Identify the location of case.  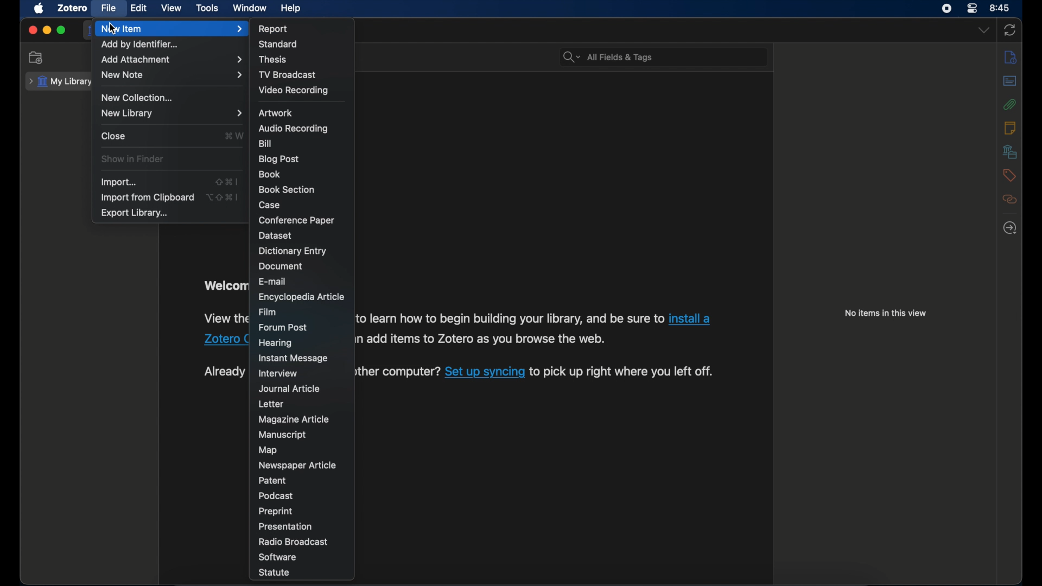
(270, 205).